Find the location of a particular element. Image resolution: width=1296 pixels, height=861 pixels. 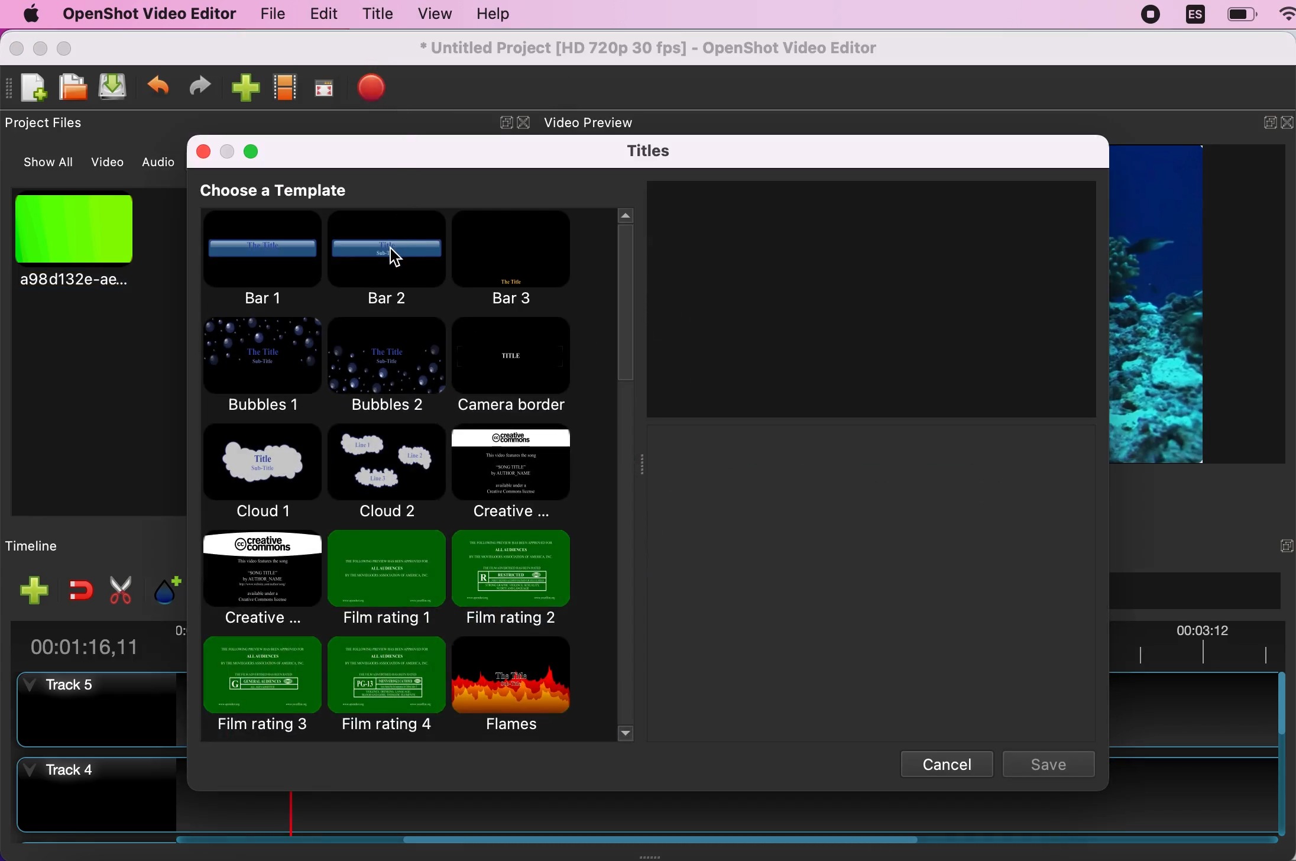

close is located at coordinates (524, 123).